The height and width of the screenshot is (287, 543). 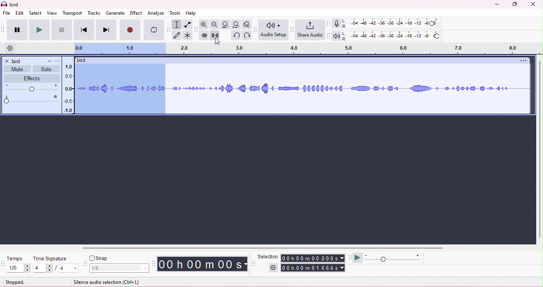 What do you see at coordinates (219, 41) in the screenshot?
I see `cursor movement` at bounding box center [219, 41].